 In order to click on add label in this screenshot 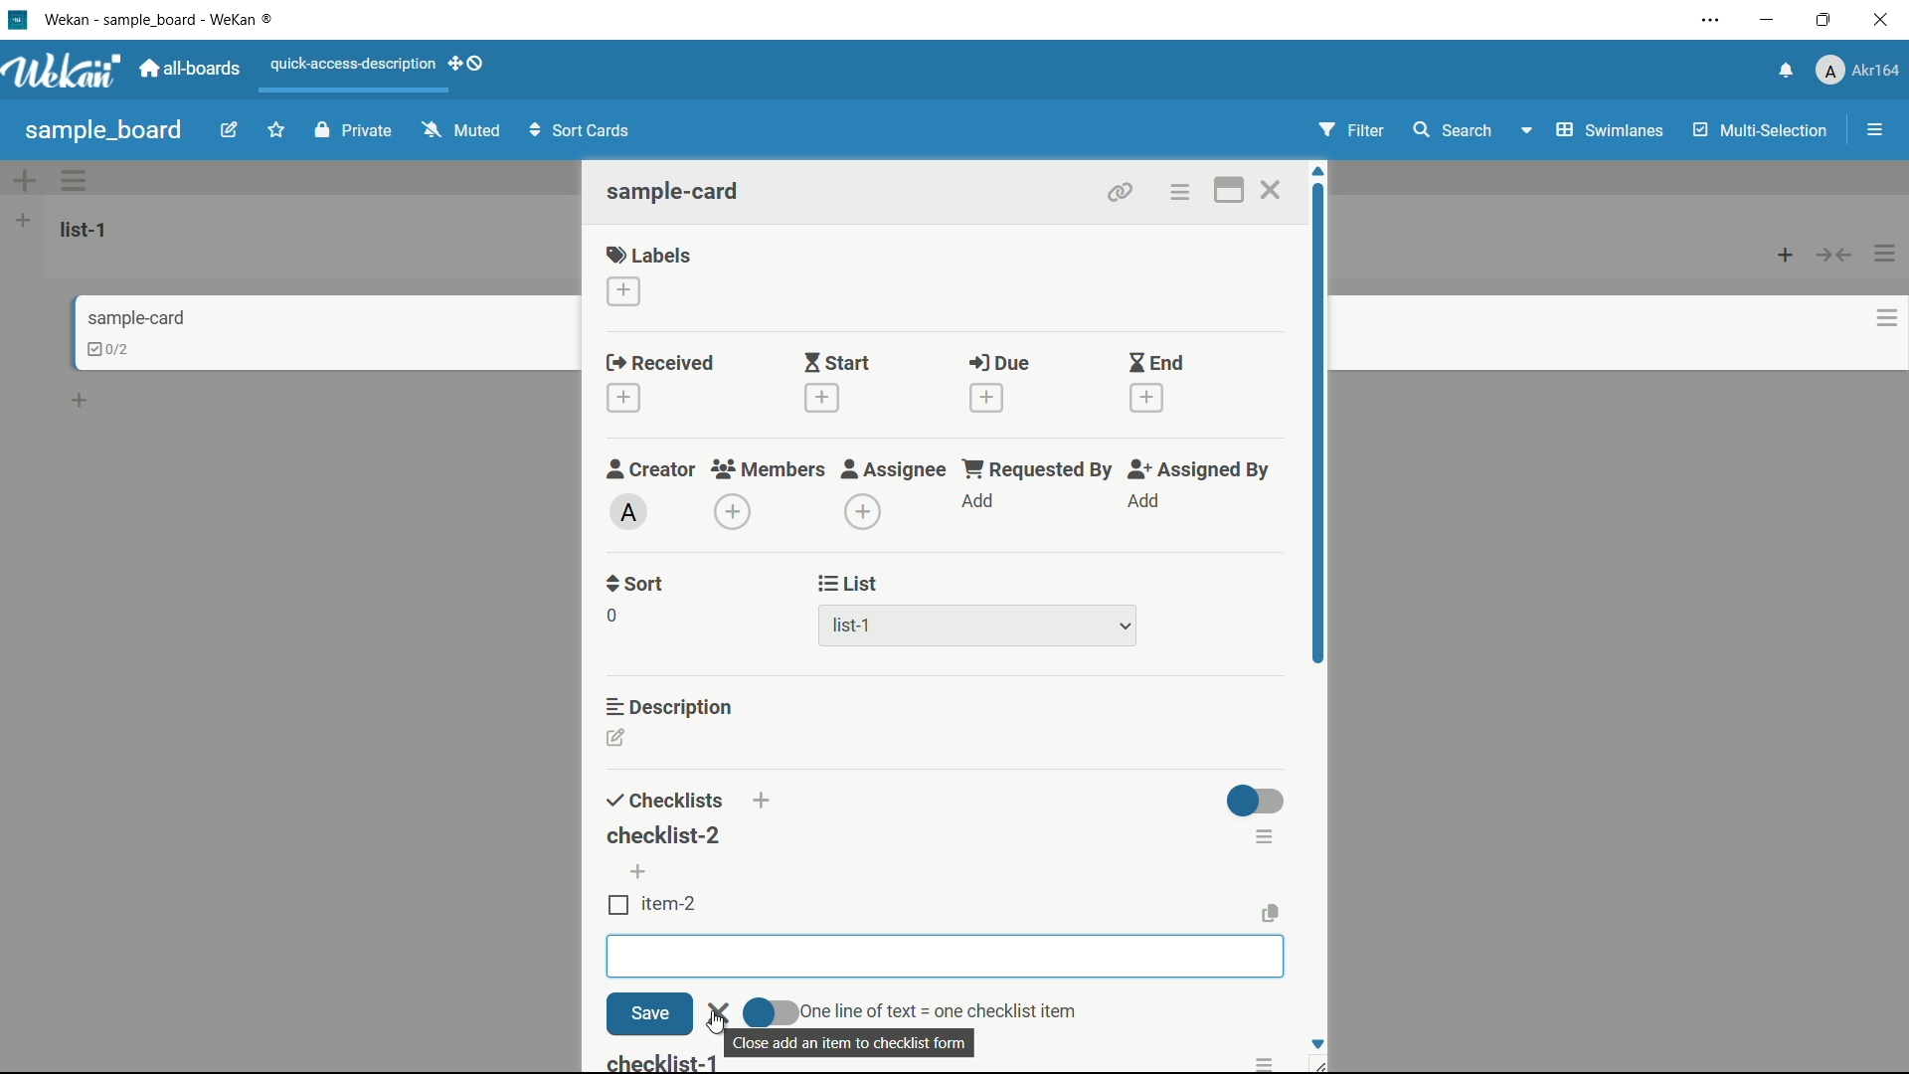, I will do `click(625, 292)`.